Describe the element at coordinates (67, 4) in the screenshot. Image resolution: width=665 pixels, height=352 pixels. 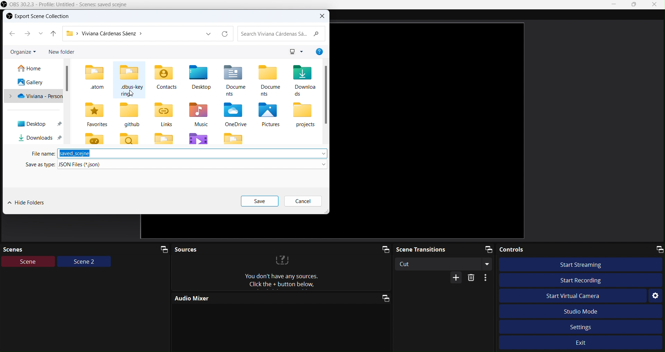
I see `Obs studio` at that location.